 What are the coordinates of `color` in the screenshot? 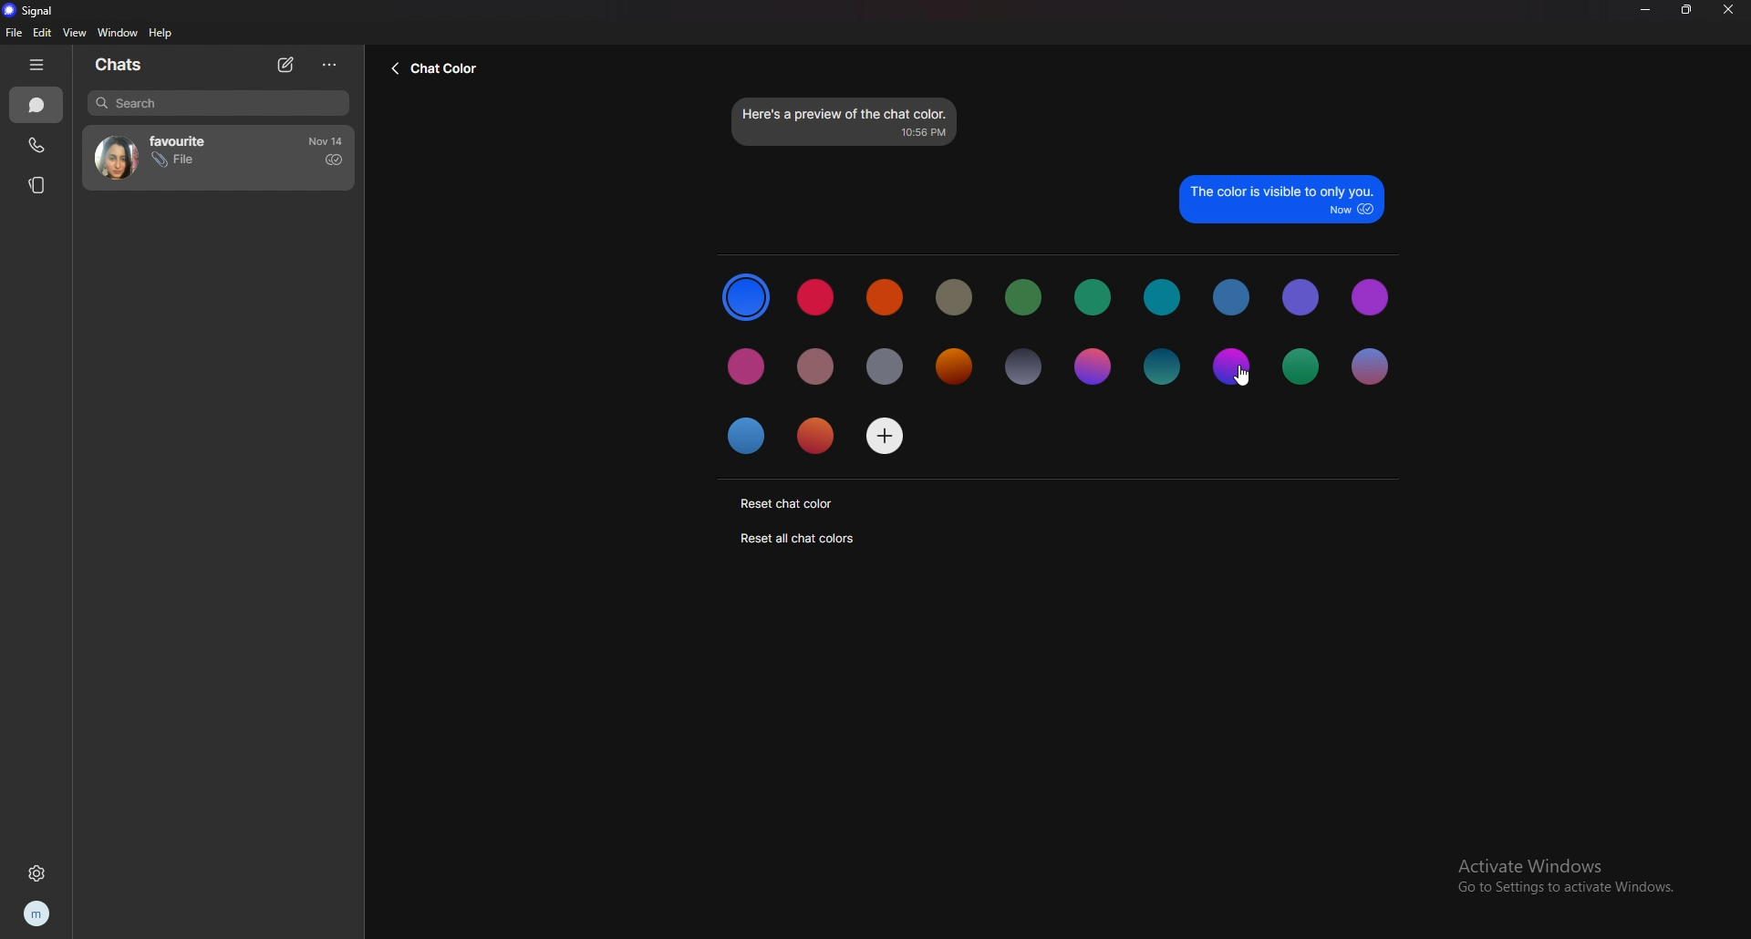 It's located at (1371, 296).